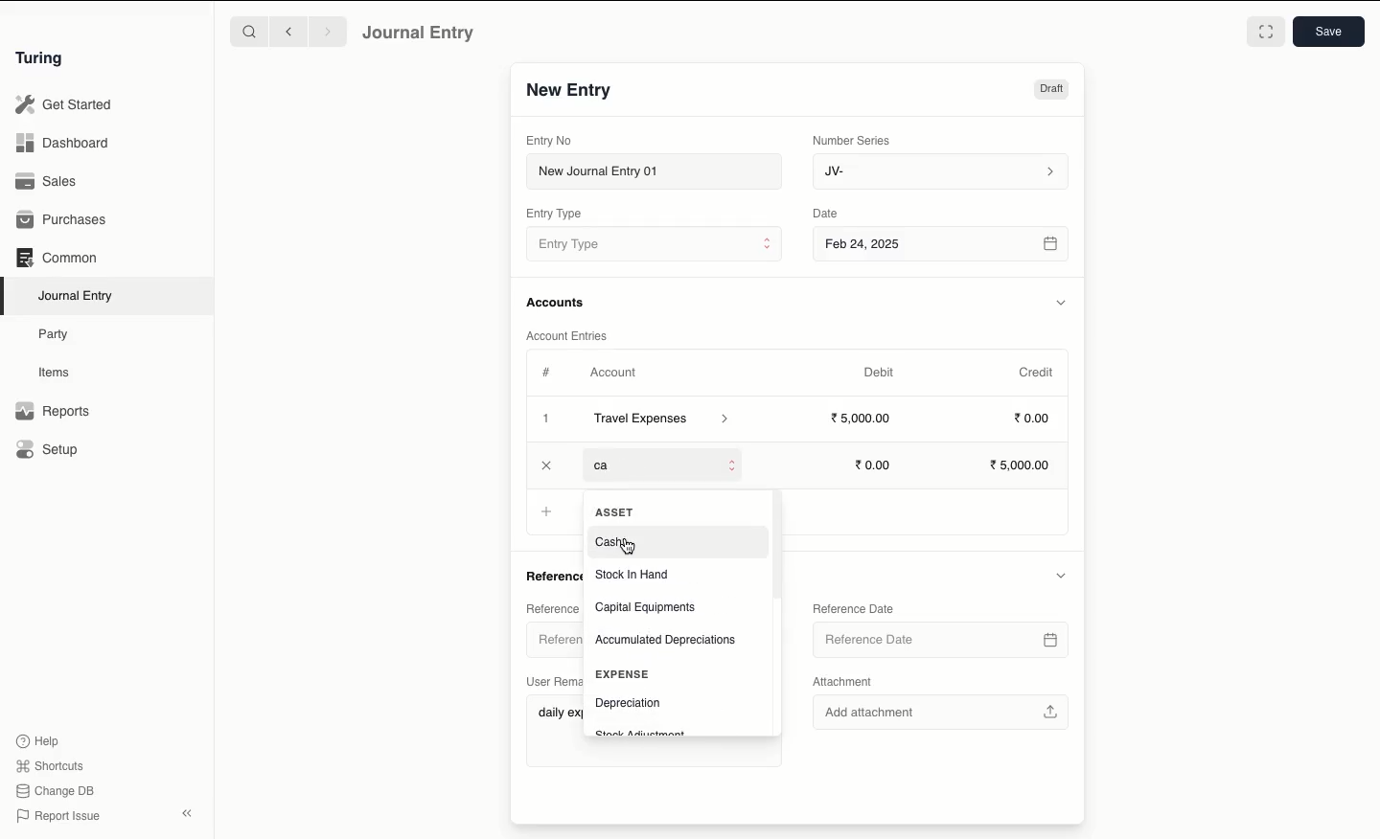 This screenshot has height=839, width=1380. Describe the element at coordinates (614, 463) in the screenshot. I see `Ca` at that location.